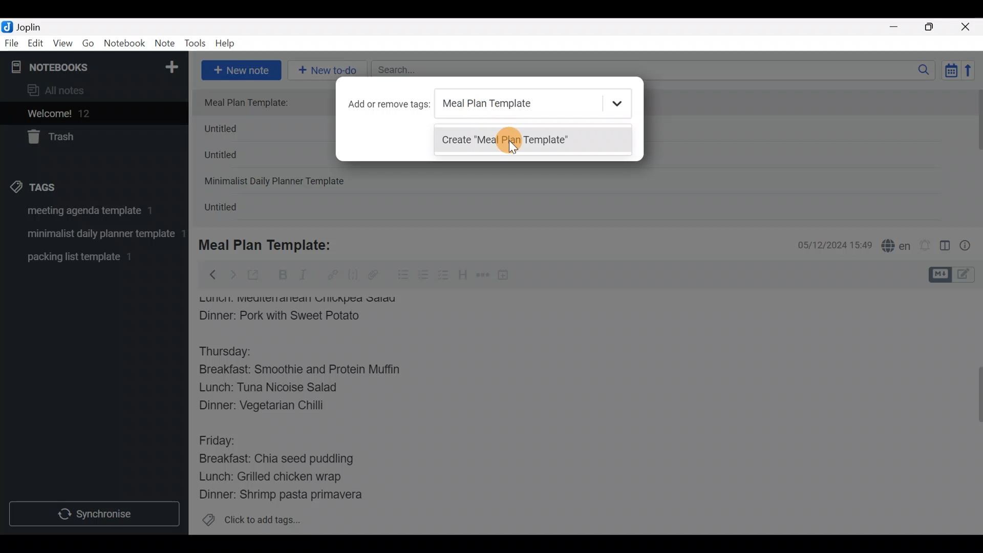 This screenshot has height=553, width=983. I want to click on Tags, so click(57, 185).